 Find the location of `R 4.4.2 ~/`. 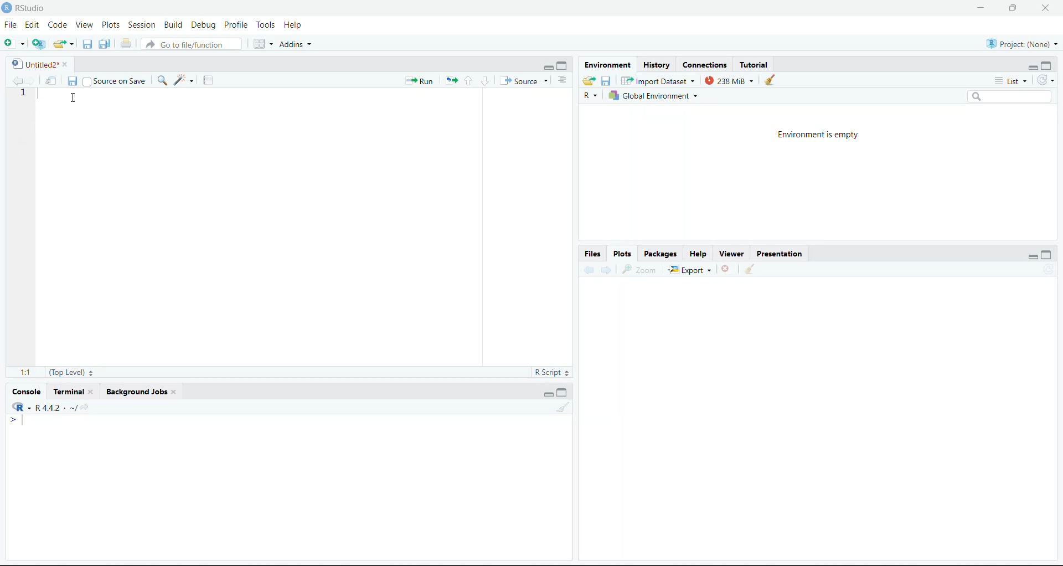

R 4.4.2 ~/ is located at coordinates (49, 407).